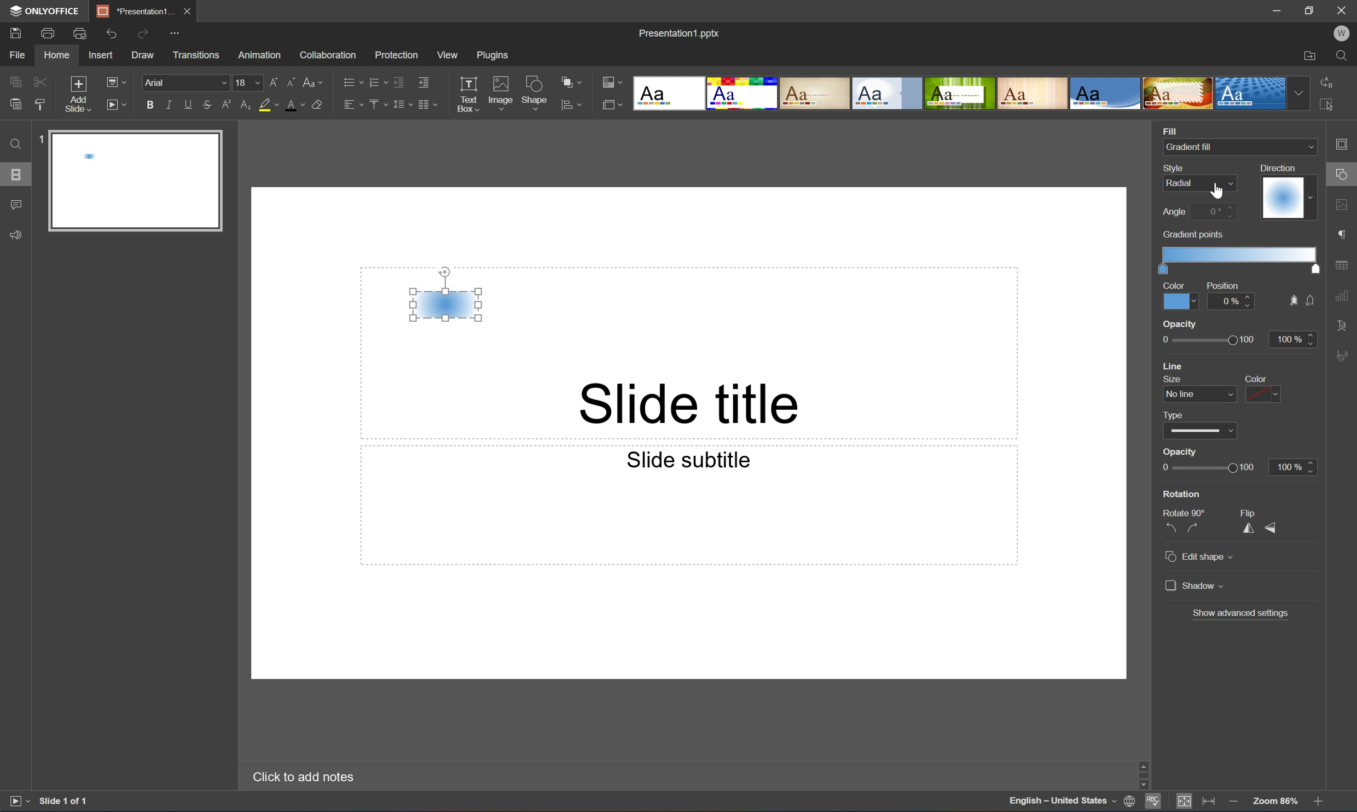  Describe the element at coordinates (188, 102) in the screenshot. I see `Underline` at that location.